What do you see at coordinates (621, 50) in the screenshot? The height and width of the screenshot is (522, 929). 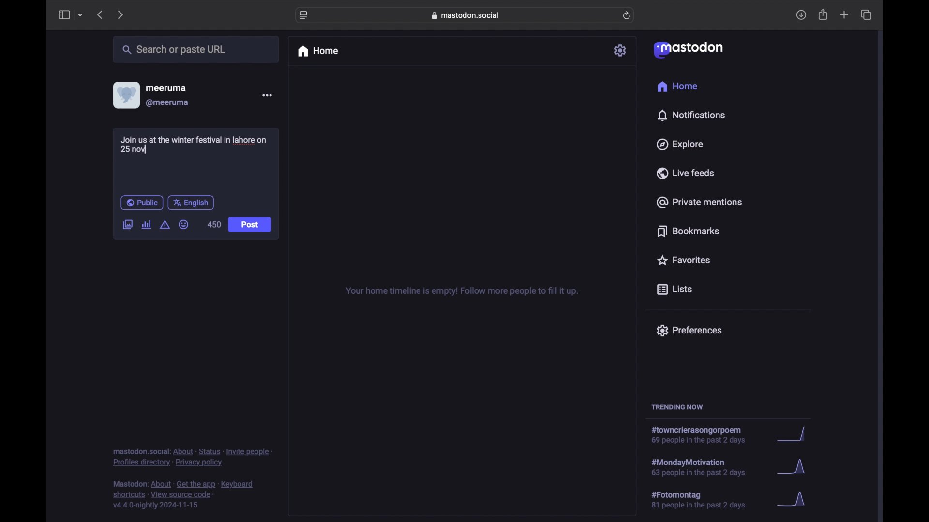 I see `settings` at bounding box center [621, 50].